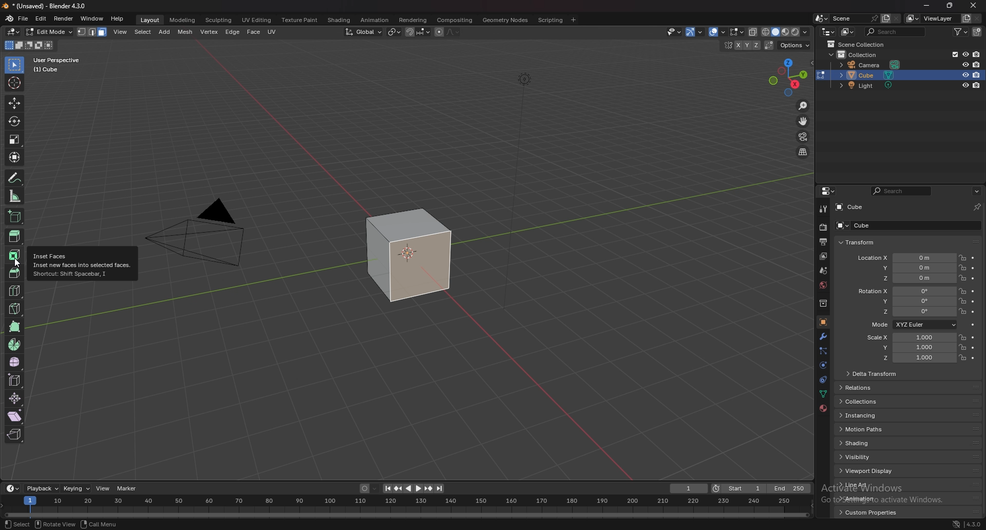 The image size is (986, 530). I want to click on view, so click(103, 488).